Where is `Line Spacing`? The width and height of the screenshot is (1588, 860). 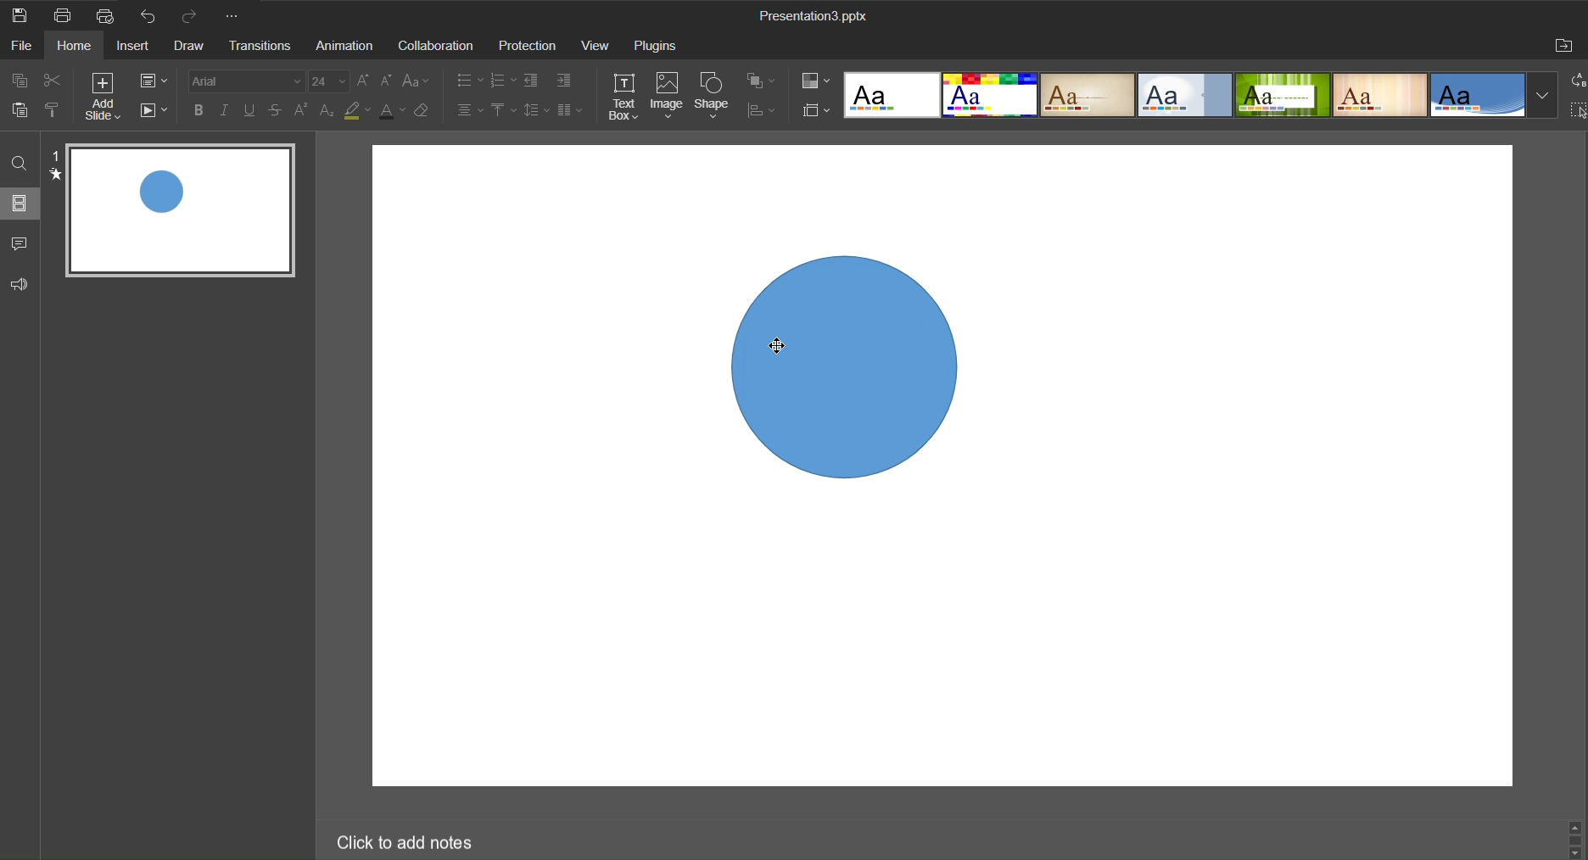 Line Spacing is located at coordinates (537, 113).